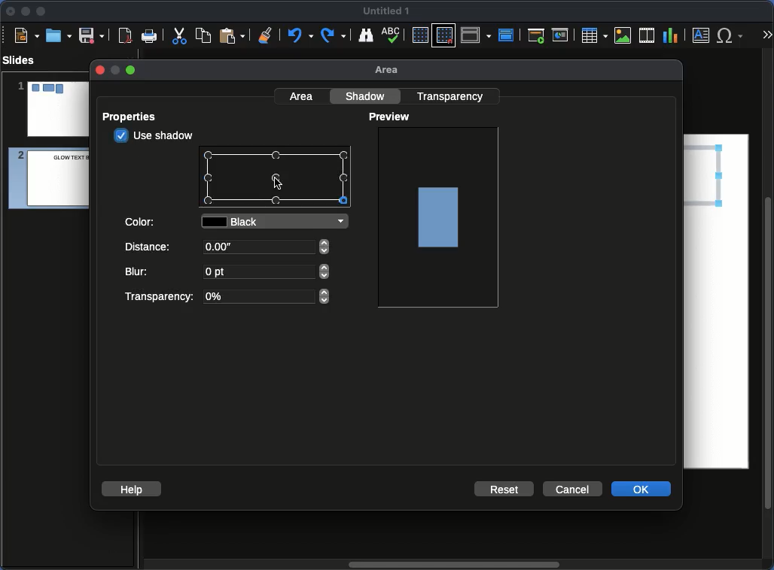  What do you see at coordinates (367, 96) in the screenshot?
I see `Shadow` at bounding box center [367, 96].